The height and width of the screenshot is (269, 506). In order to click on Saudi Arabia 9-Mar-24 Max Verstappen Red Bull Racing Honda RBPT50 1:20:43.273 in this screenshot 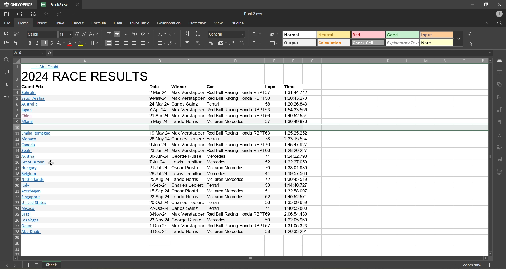, I will do `click(166, 99)`.